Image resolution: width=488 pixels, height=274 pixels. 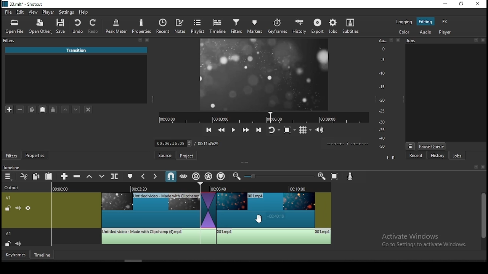 I want to click on snap, so click(x=171, y=176).